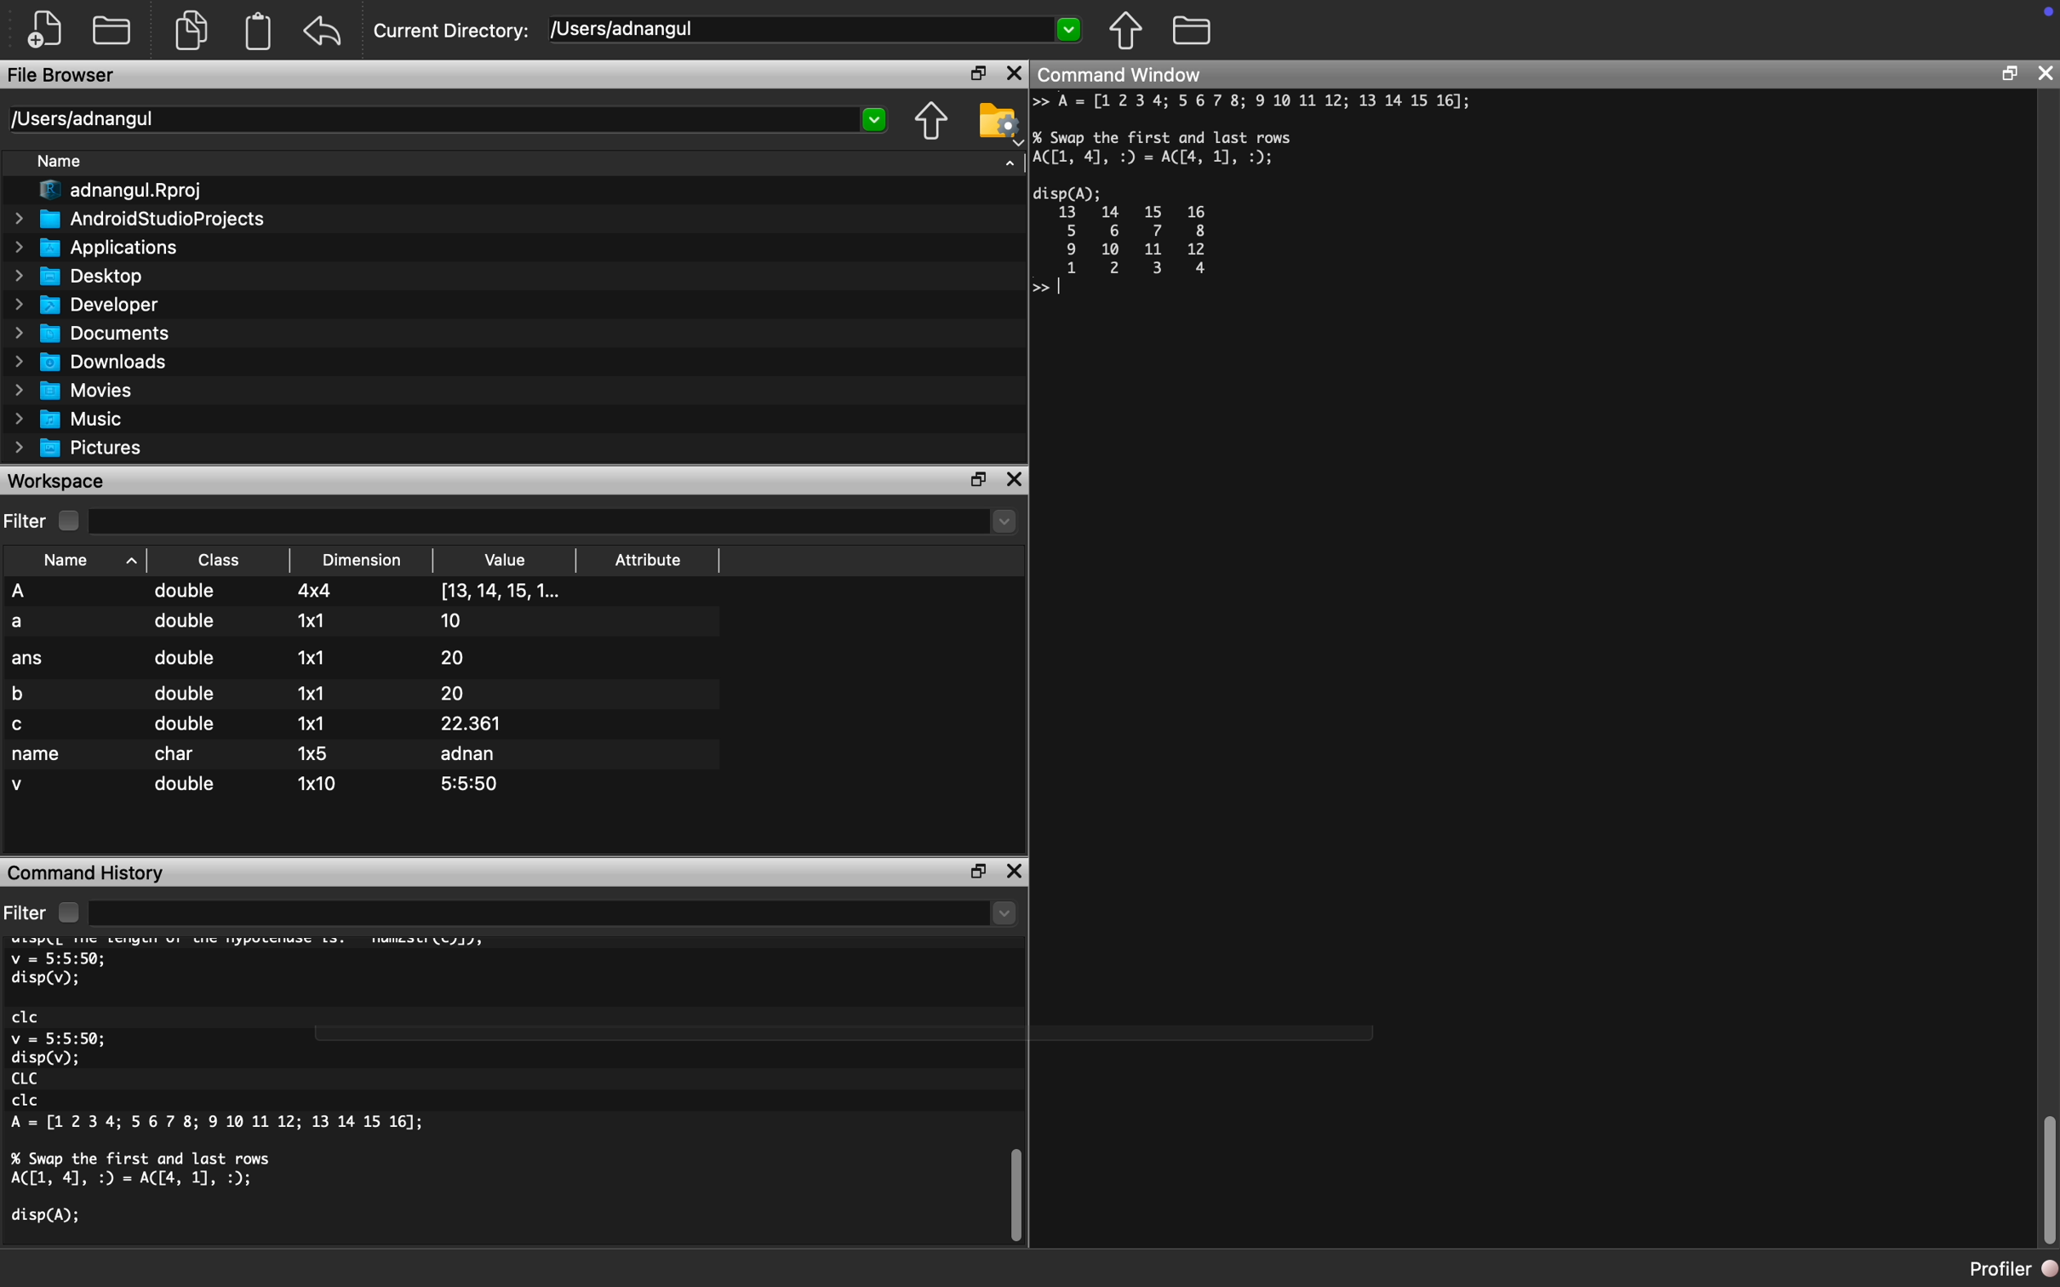  What do you see at coordinates (653, 553) in the screenshot?
I see `Attribute` at bounding box center [653, 553].